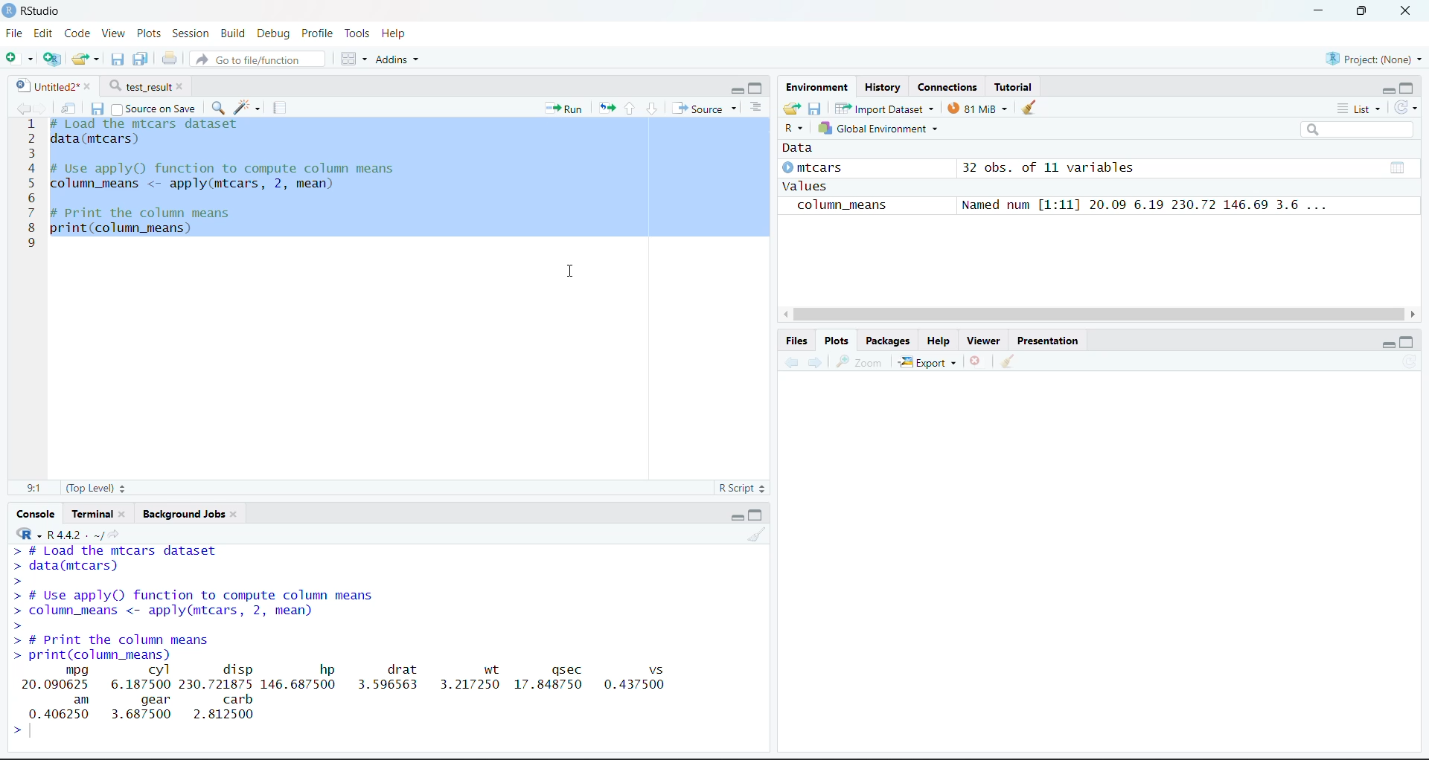 The image size is (1429, 760). Describe the element at coordinates (1314, 11) in the screenshot. I see `Minimize` at that location.